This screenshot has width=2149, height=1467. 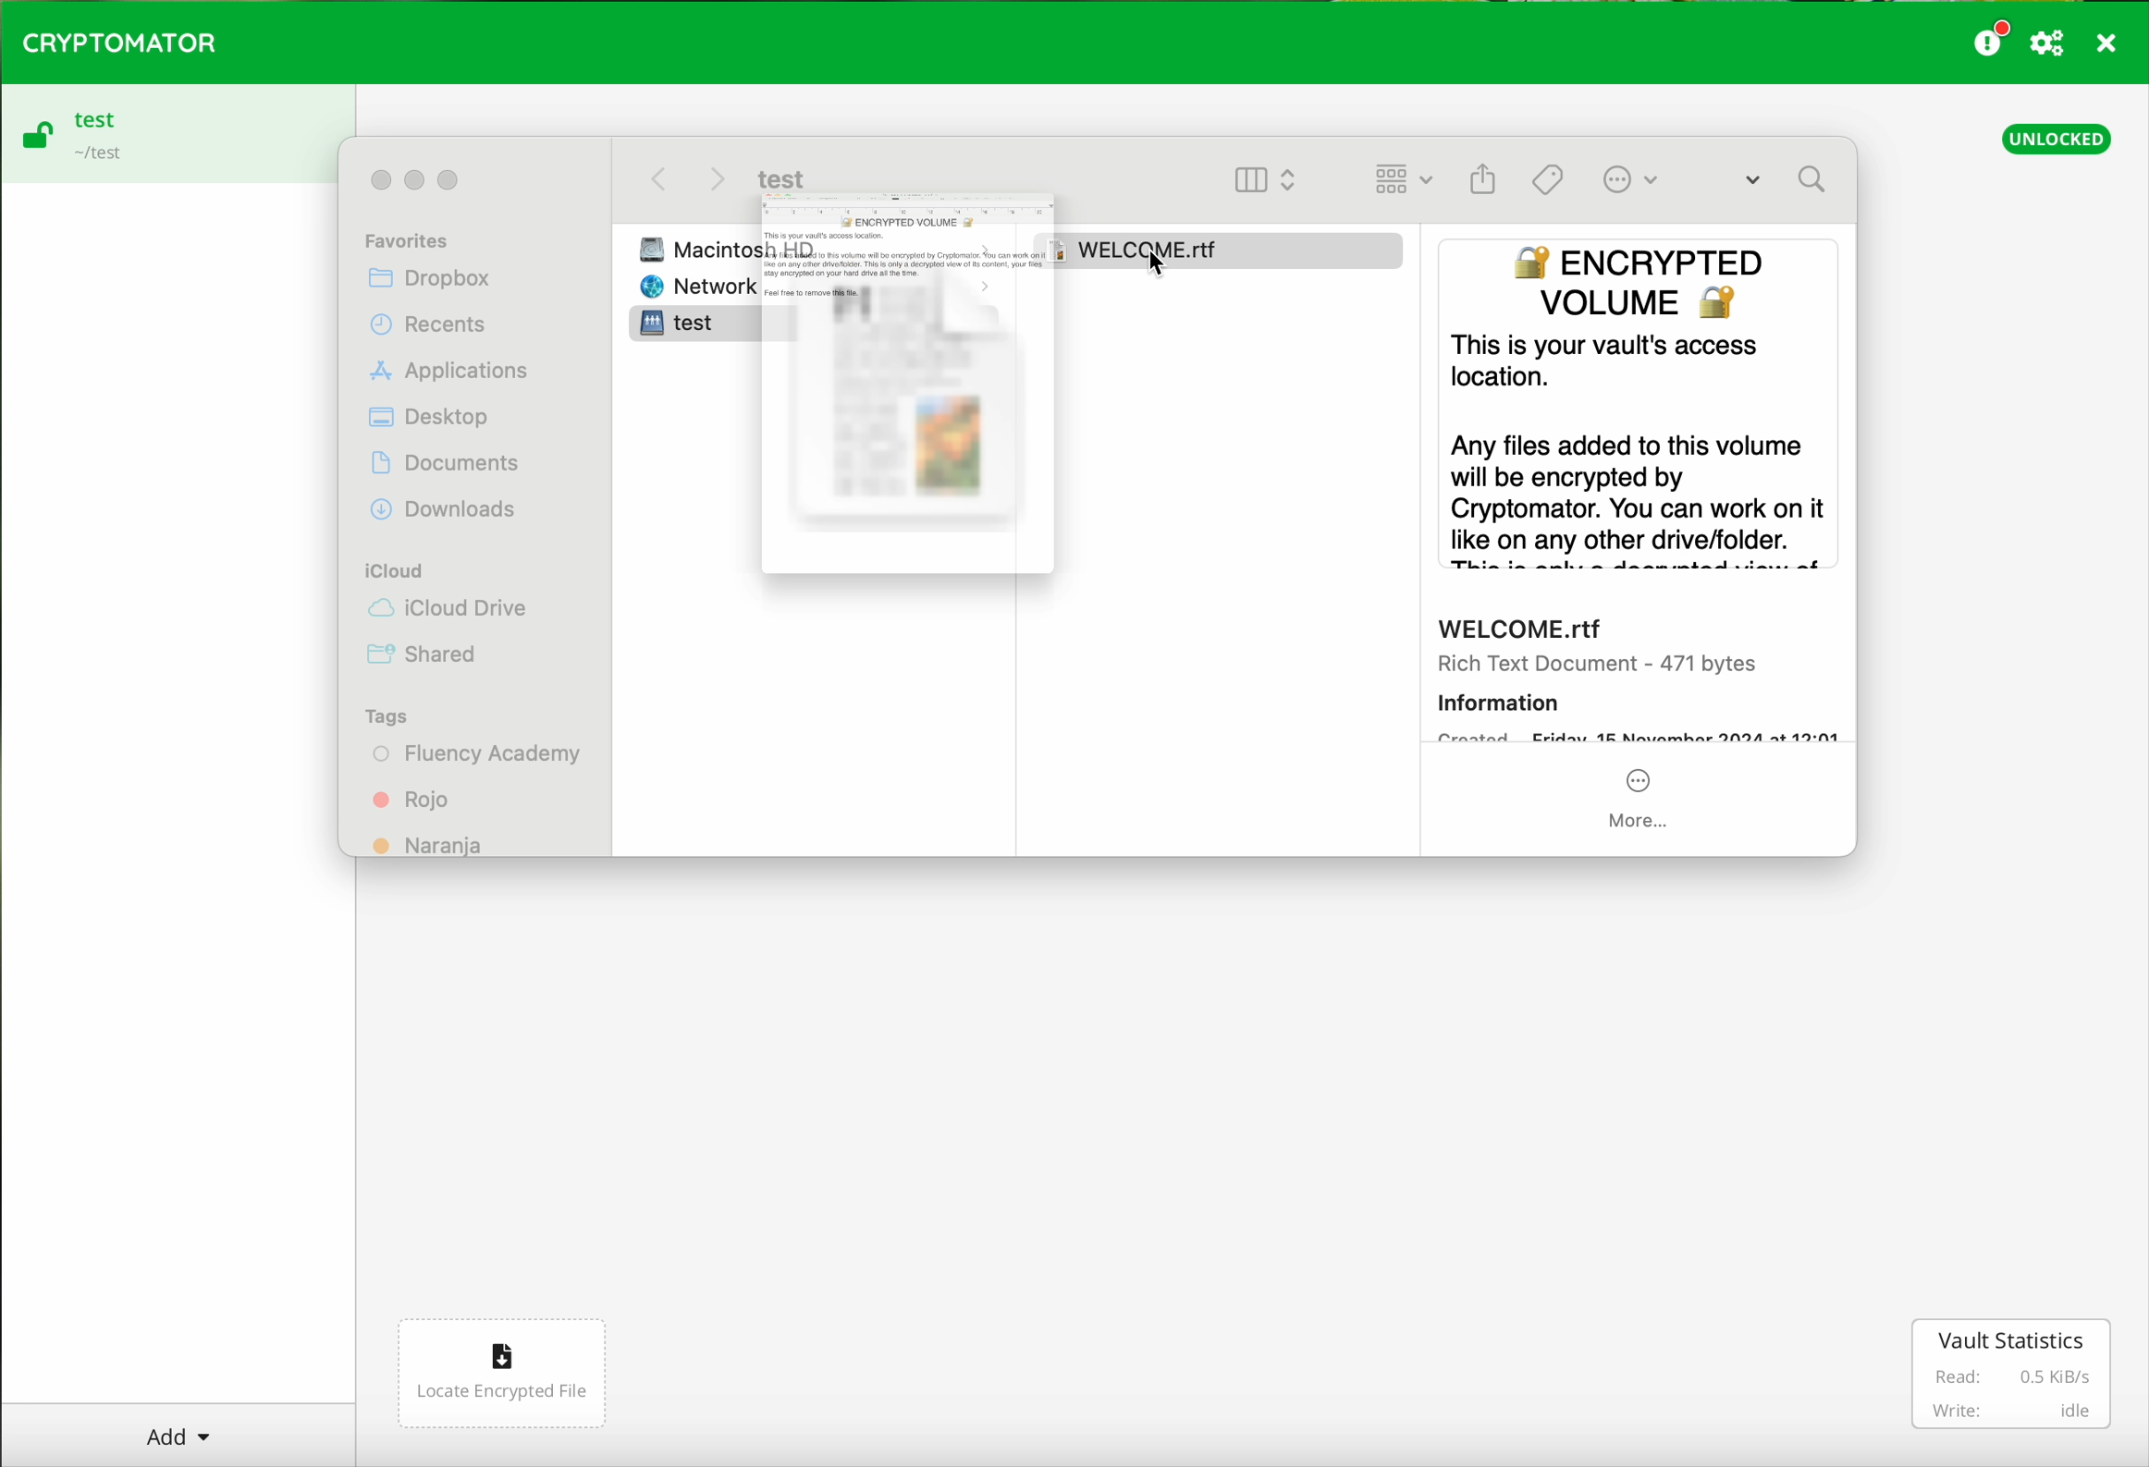 What do you see at coordinates (1483, 173) in the screenshot?
I see `Gallery View` at bounding box center [1483, 173].